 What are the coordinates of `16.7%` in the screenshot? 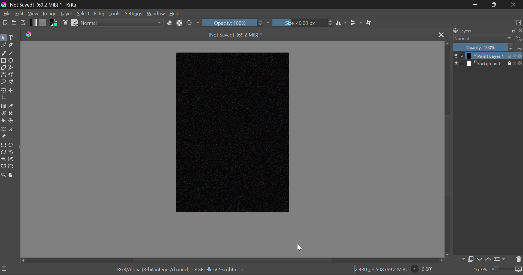 It's located at (480, 270).